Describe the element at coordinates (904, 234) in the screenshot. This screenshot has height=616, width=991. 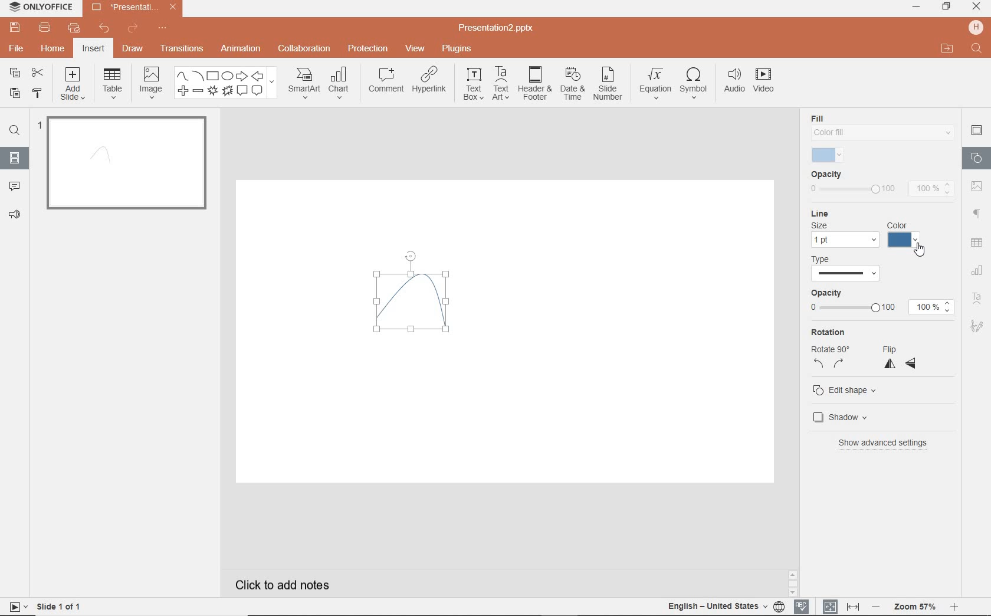
I see `color` at that location.